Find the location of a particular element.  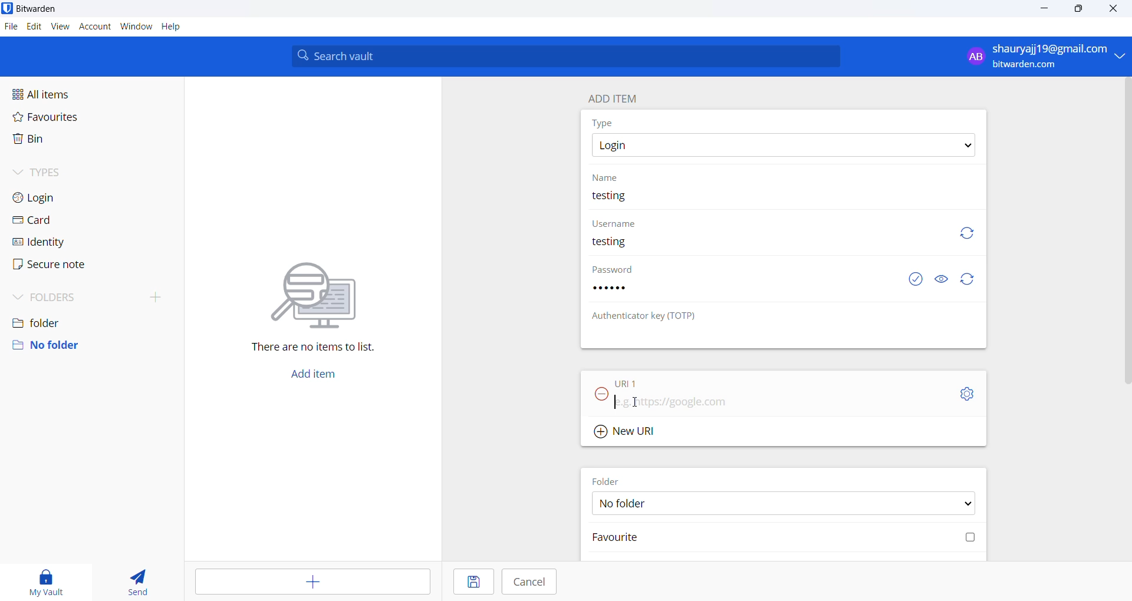

cancel is located at coordinates (528, 582).